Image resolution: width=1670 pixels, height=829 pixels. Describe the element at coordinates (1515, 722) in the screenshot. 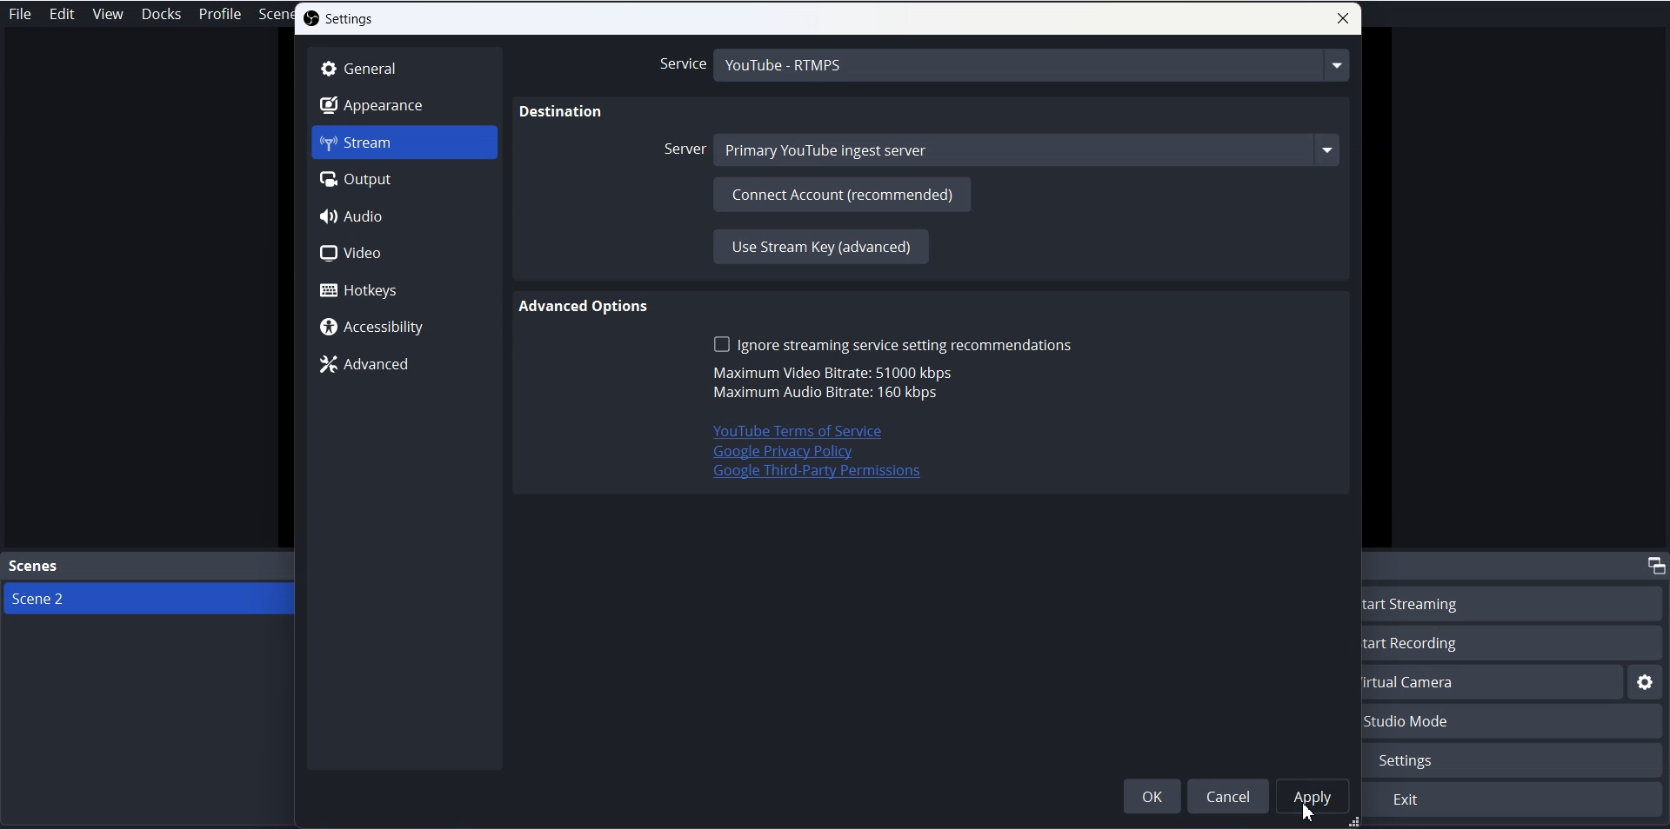

I see `Studio Mode` at that location.